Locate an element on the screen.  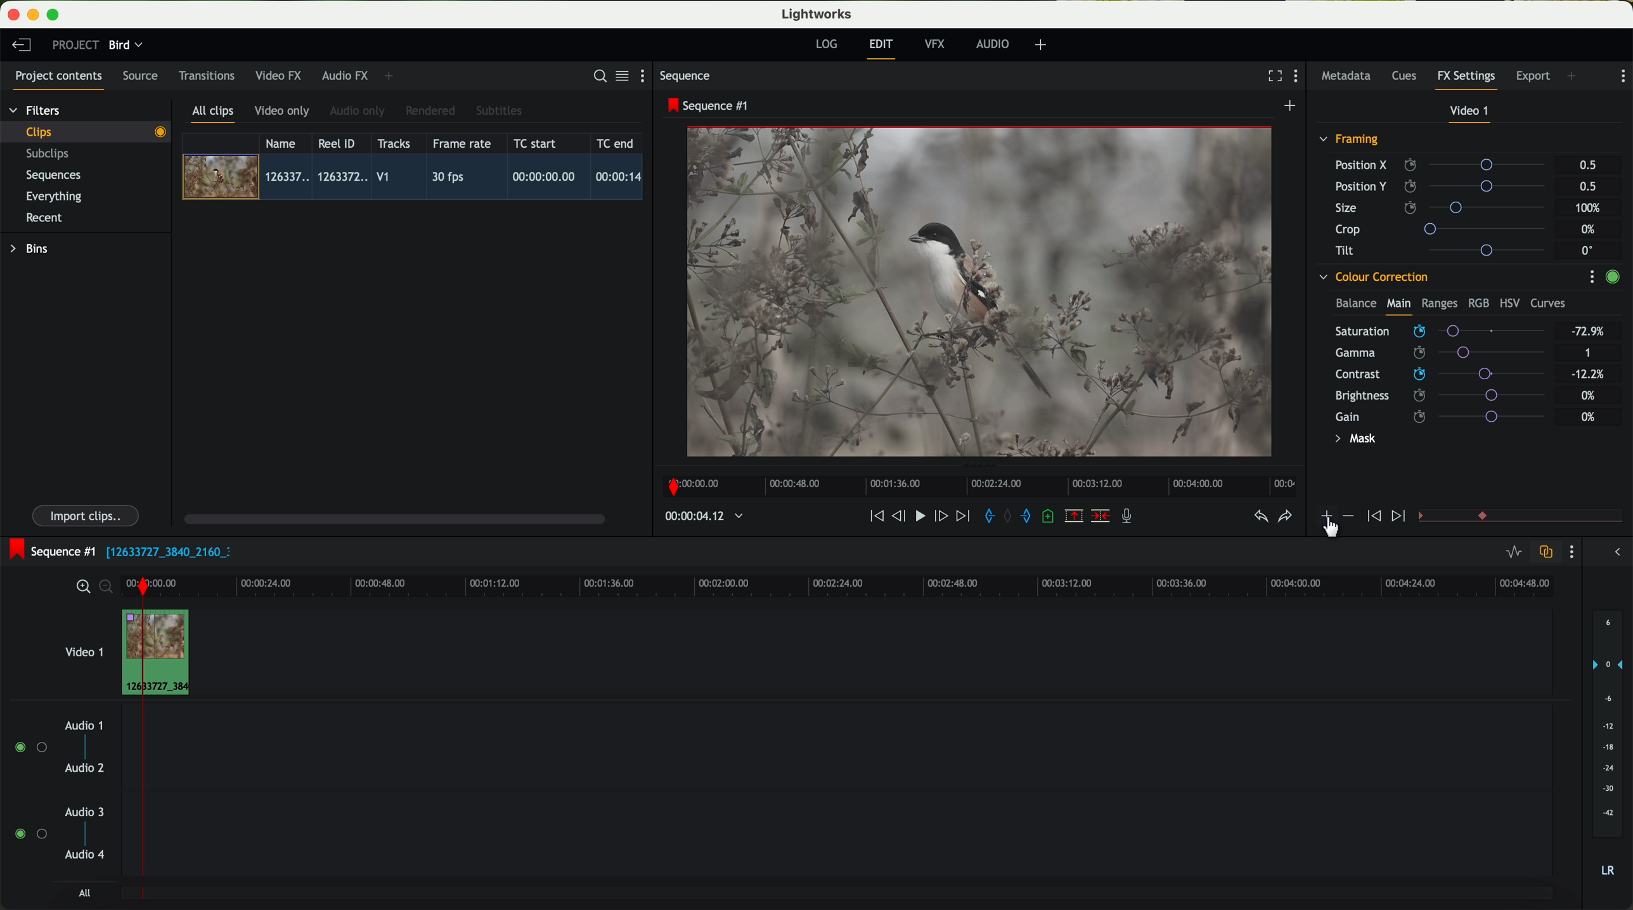
balance is located at coordinates (1356, 304).